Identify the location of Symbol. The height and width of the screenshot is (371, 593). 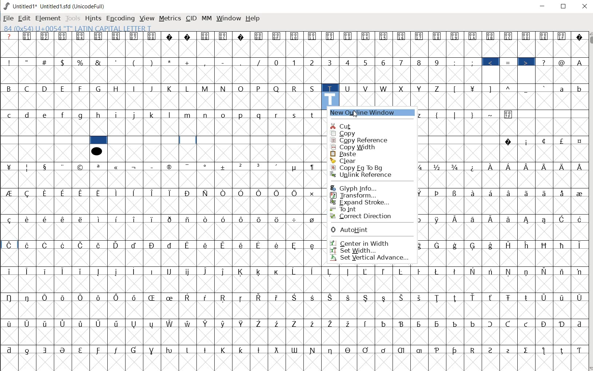
(9, 193).